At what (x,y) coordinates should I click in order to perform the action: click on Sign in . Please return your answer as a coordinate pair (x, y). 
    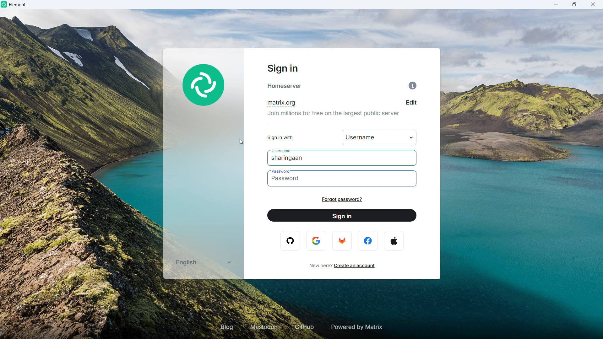
    Looking at the image, I should click on (342, 216).